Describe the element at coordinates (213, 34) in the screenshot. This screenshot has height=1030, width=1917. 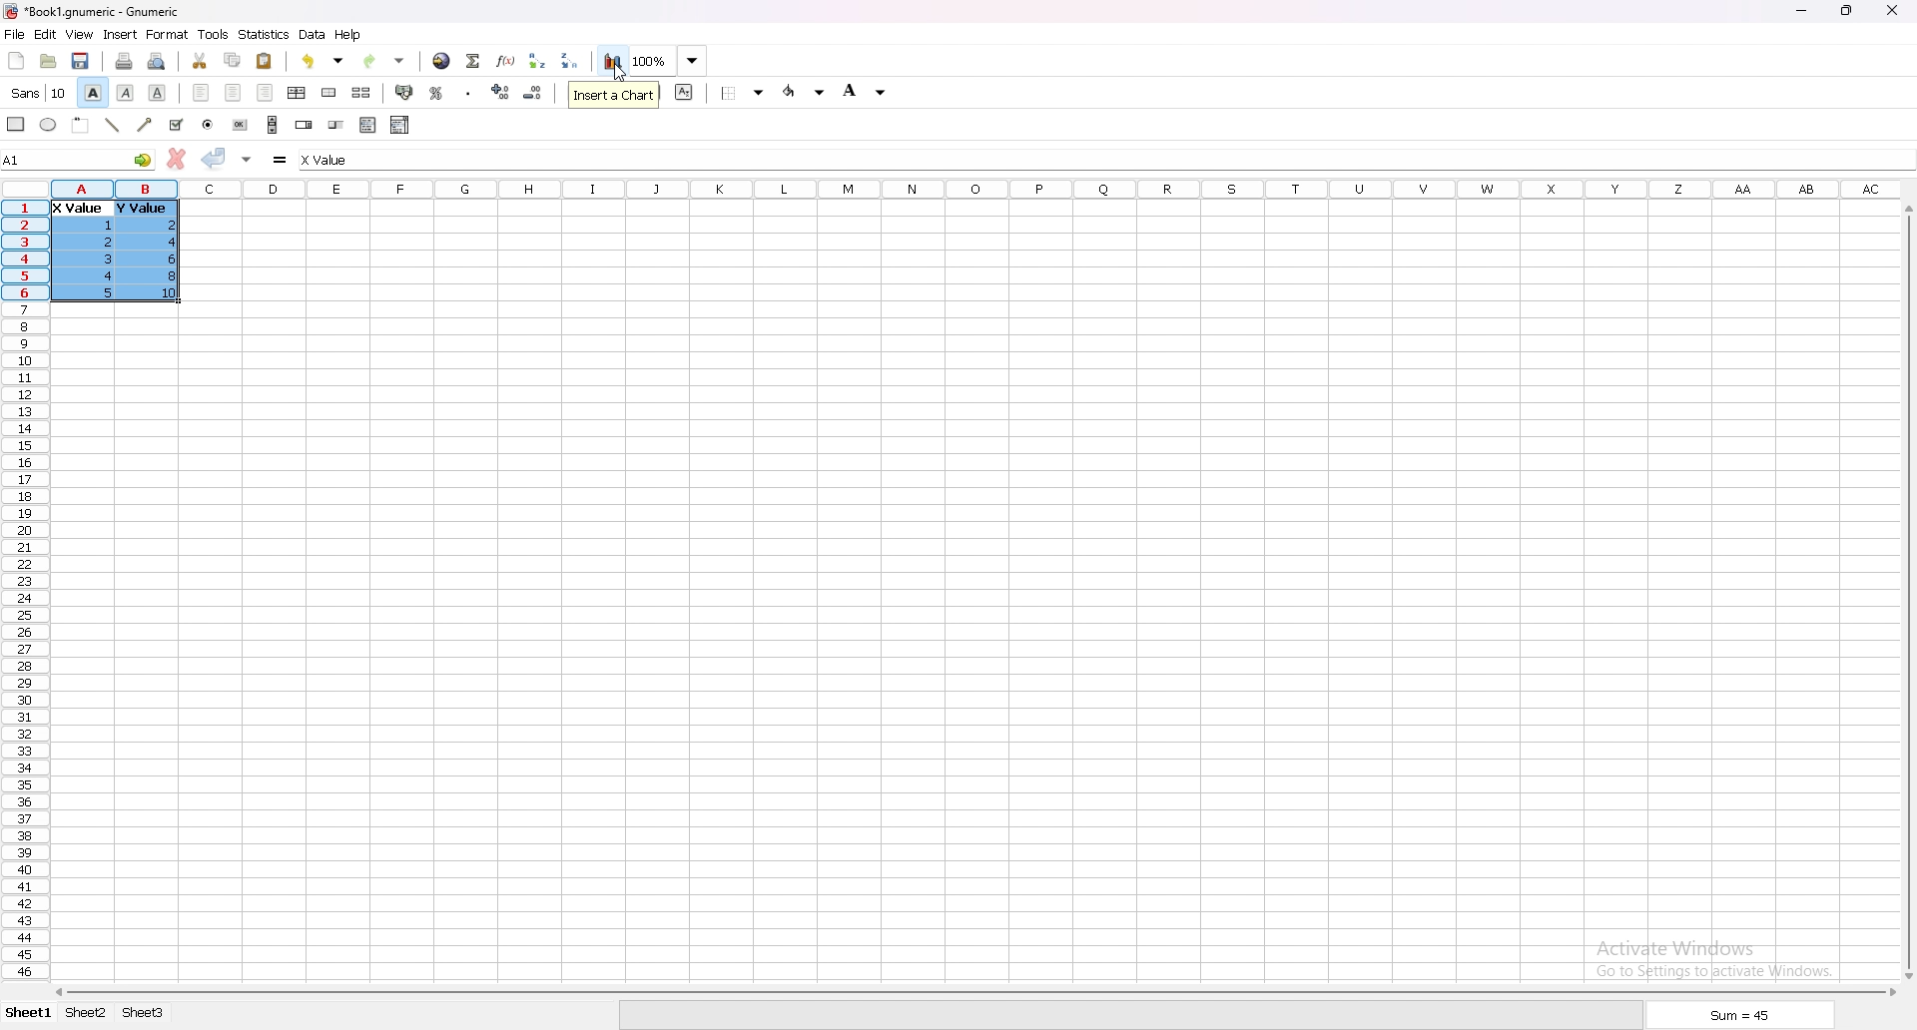
I see `tools` at that location.